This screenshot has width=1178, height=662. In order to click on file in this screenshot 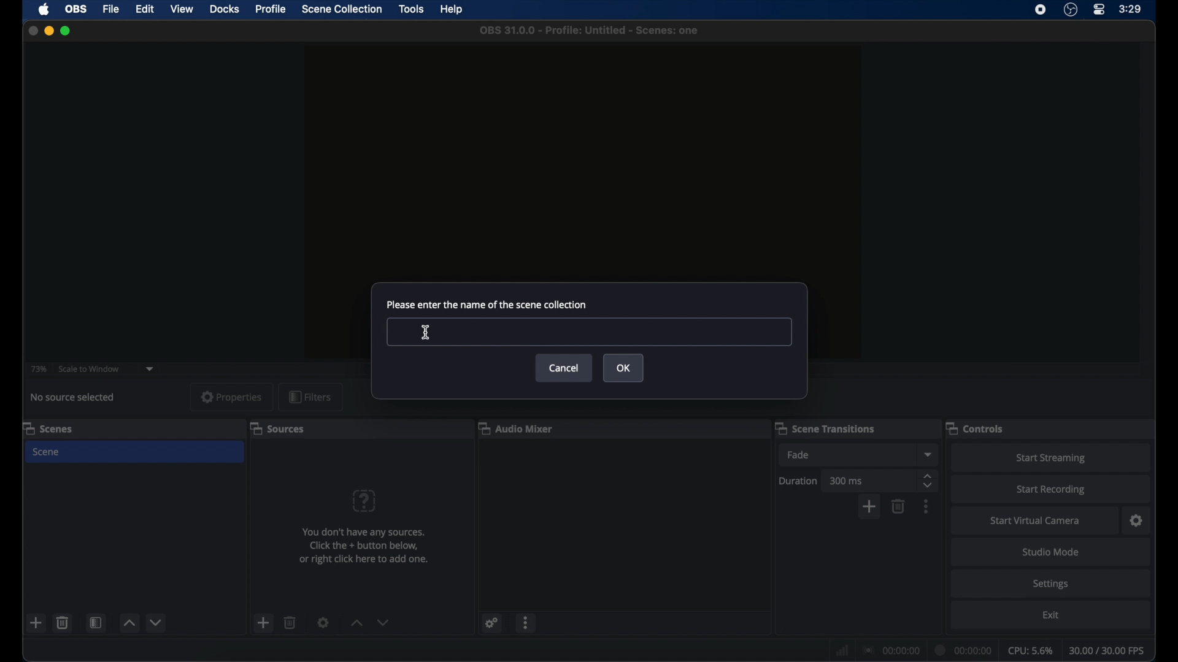, I will do `click(110, 9)`.